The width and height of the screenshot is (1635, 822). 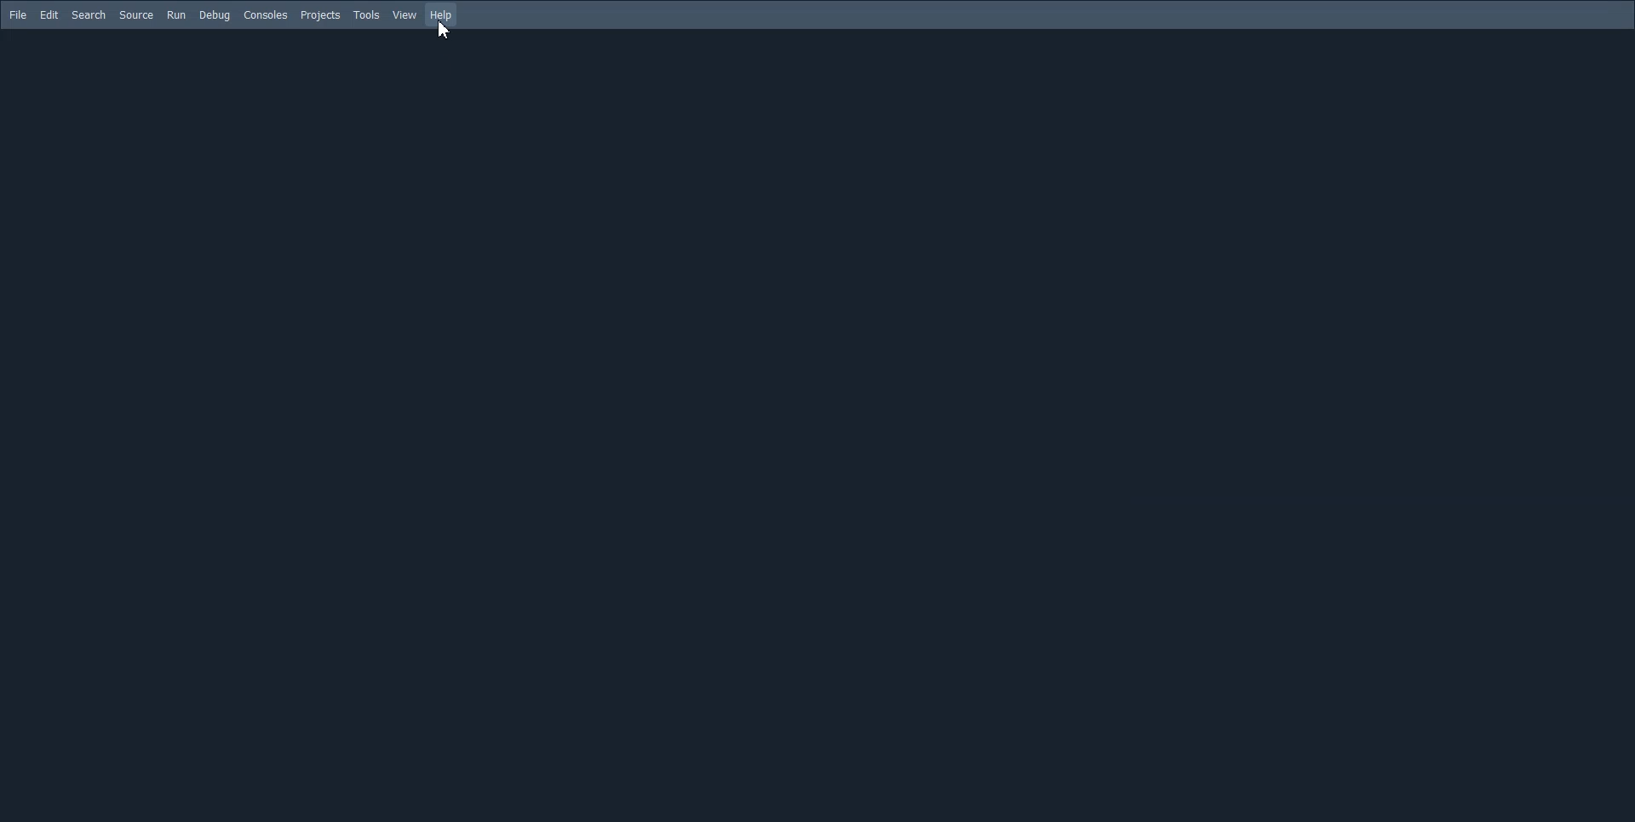 I want to click on File, so click(x=18, y=14).